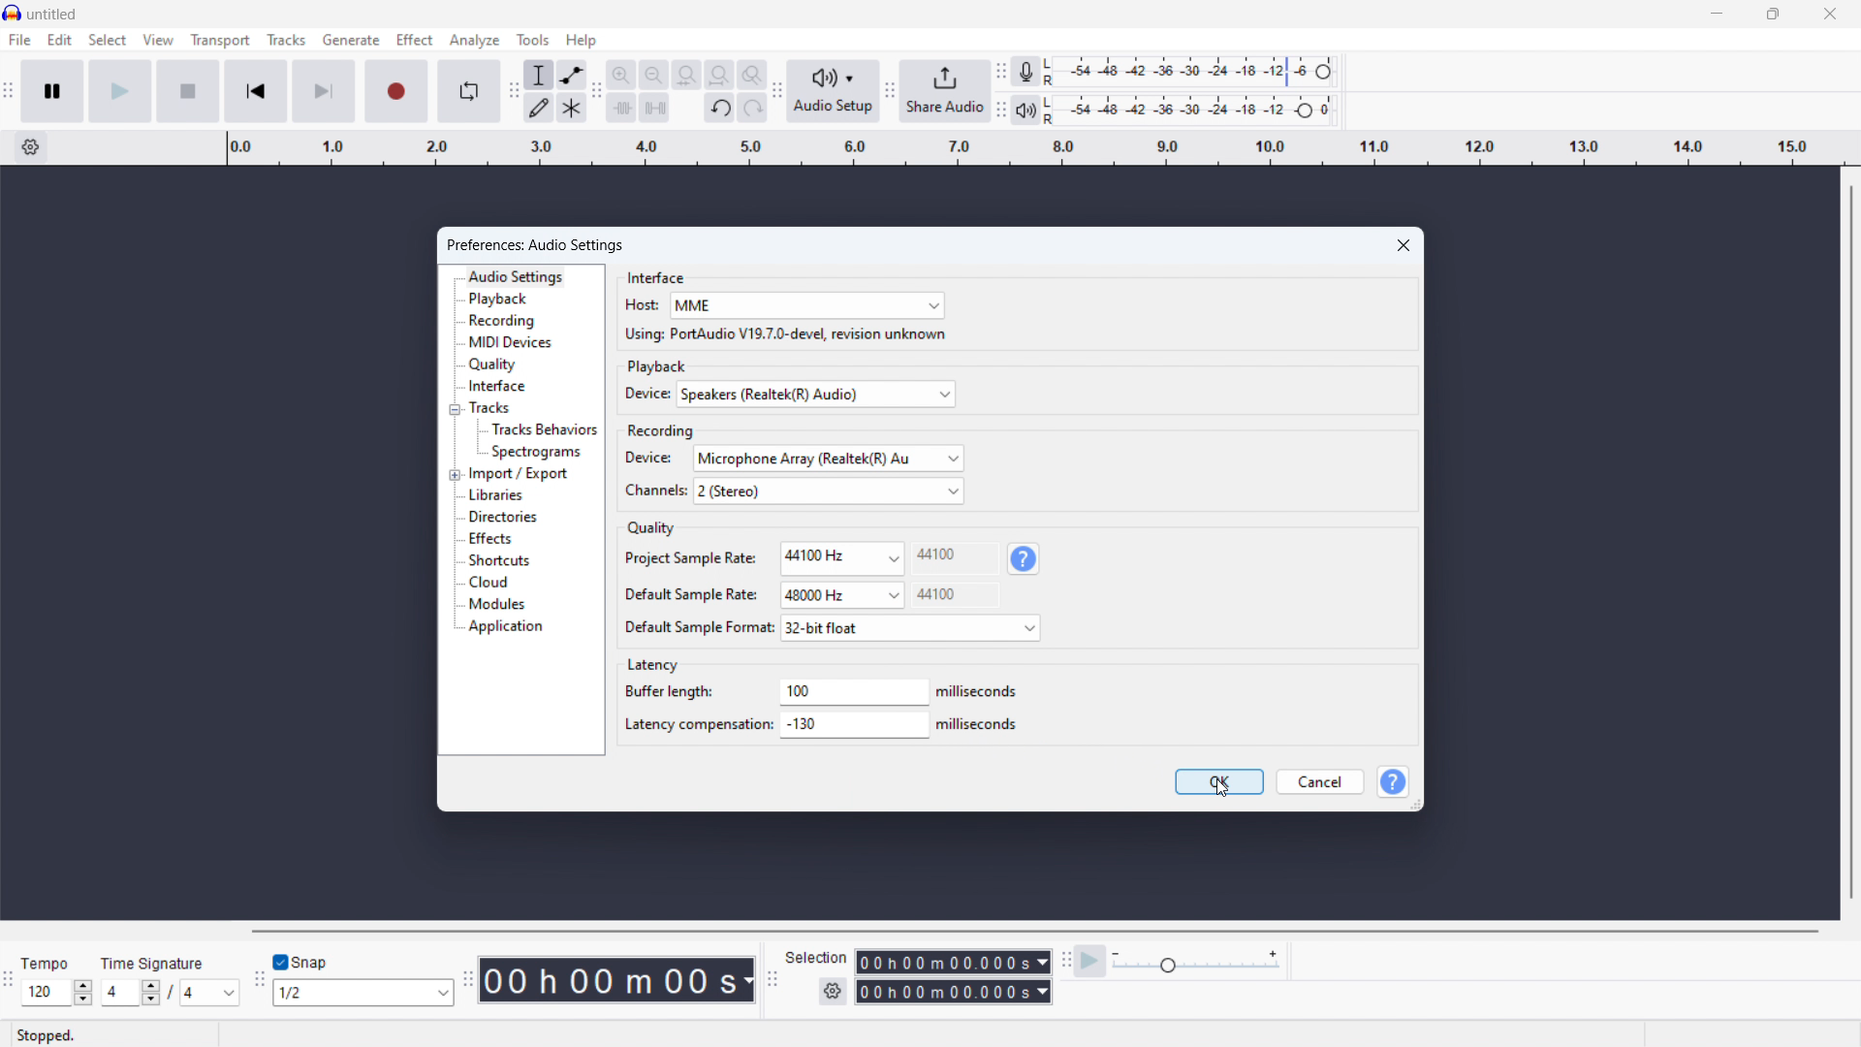 The height and width of the screenshot is (1047, 1861). What do you see at coordinates (497, 387) in the screenshot?
I see `interface` at bounding box center [497, 387].